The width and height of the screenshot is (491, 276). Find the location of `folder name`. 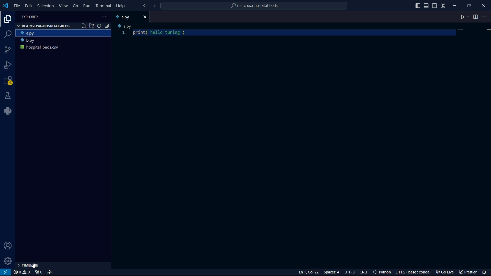

folder name is located at coordinates (44, 26).